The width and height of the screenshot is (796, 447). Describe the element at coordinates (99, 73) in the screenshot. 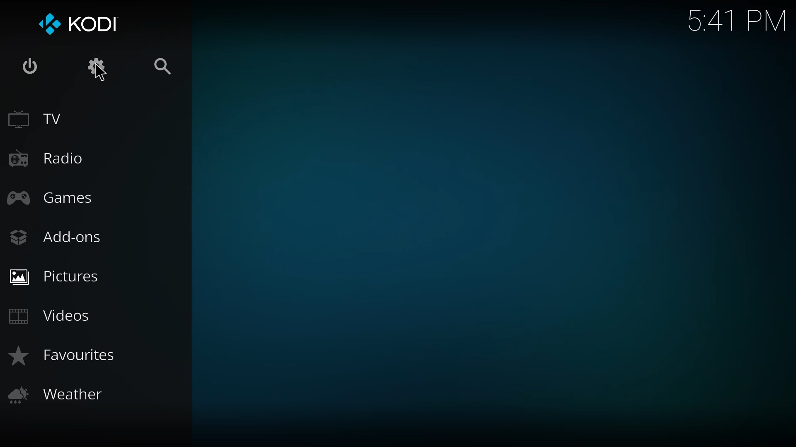

I see `cursor` at that location.